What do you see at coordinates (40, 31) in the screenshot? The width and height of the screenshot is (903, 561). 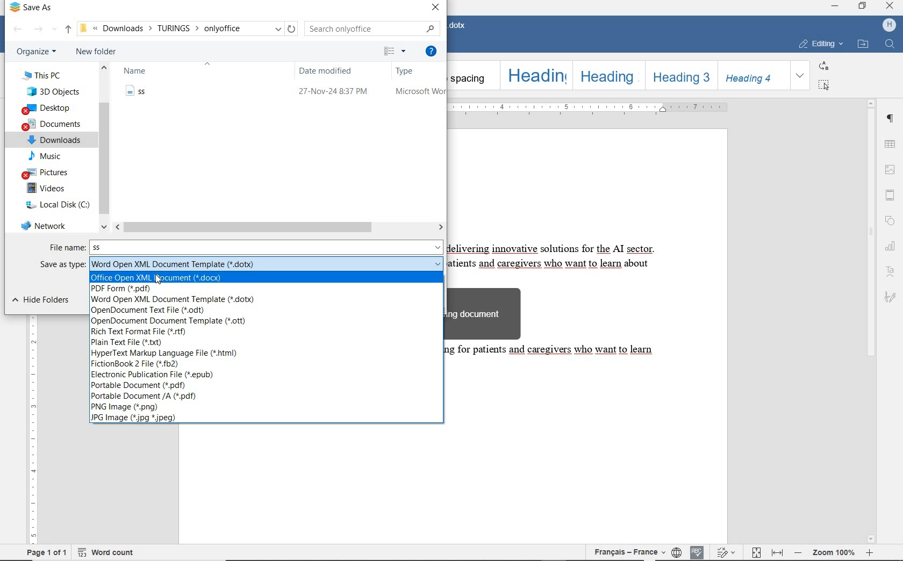 I see `FORWARD` at bounding box center [40, 31].